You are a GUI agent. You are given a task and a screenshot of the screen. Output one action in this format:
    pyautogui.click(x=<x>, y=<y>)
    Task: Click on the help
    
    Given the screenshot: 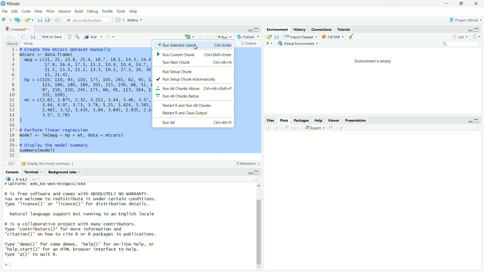 What is the action you would take?
    pyautogui.click(x=134, y=12)
    